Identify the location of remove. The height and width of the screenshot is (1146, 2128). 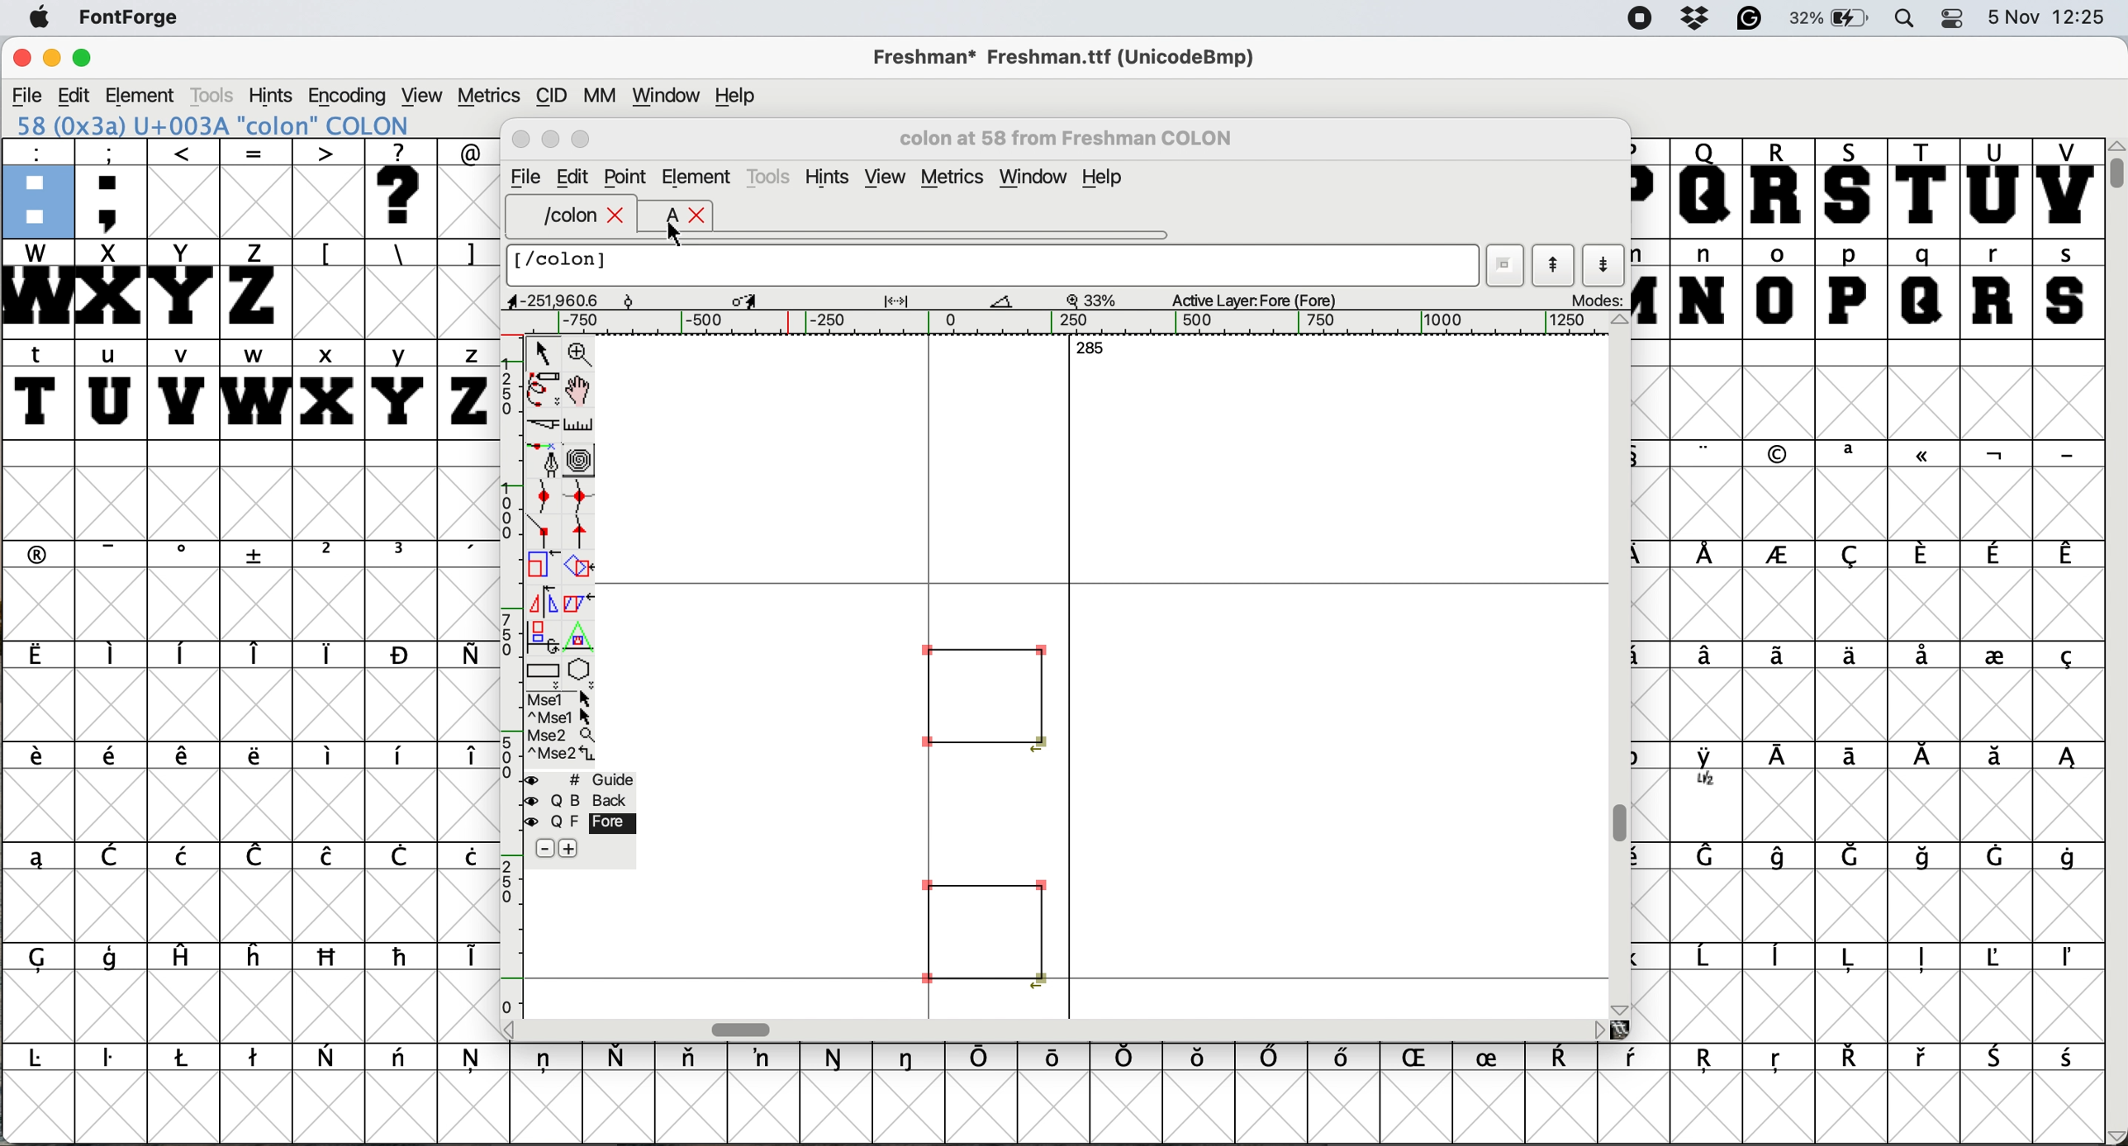
(543, 848).